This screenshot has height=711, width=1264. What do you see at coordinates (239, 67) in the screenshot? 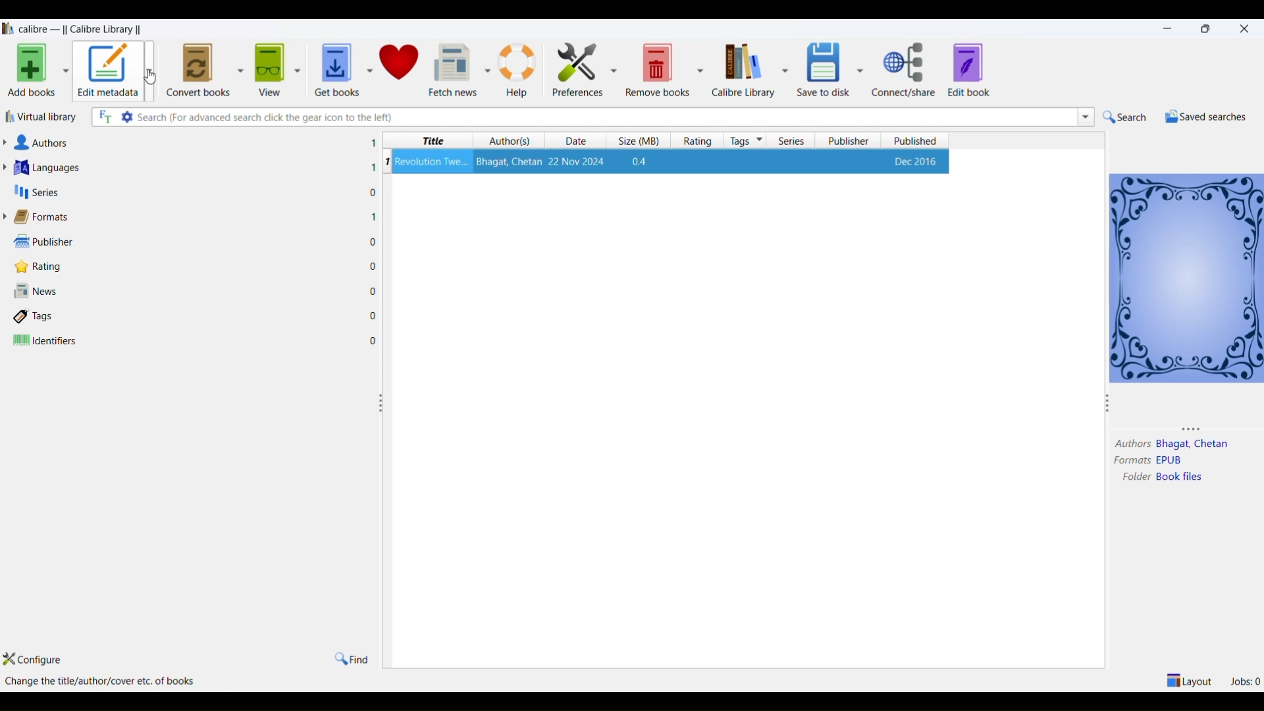
I see `convert books options dropdown button` at bounding box center [239, 67].